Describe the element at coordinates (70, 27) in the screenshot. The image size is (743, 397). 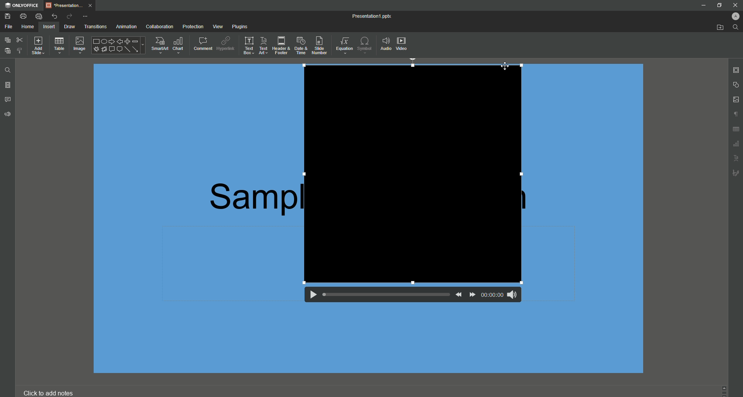
I see `Draw` at that location.